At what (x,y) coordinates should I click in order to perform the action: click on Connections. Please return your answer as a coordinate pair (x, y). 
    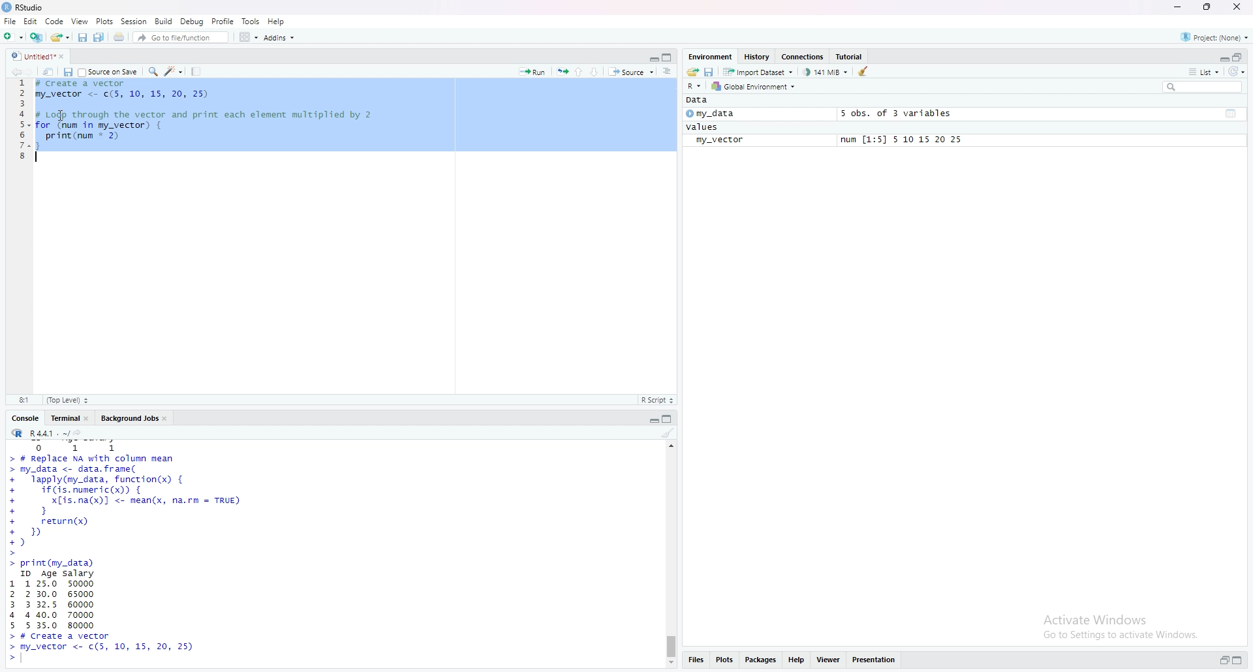
    Looking at the image, I should click on (805, 56).